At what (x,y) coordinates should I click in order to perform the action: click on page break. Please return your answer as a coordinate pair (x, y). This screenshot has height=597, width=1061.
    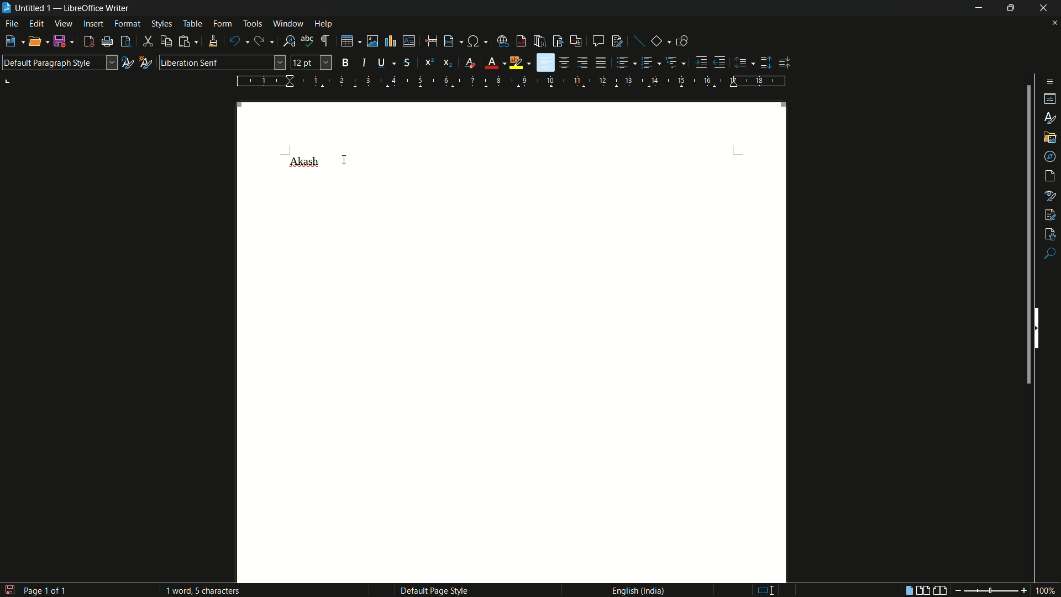
    Looking at the image, I should click on (430, 41).